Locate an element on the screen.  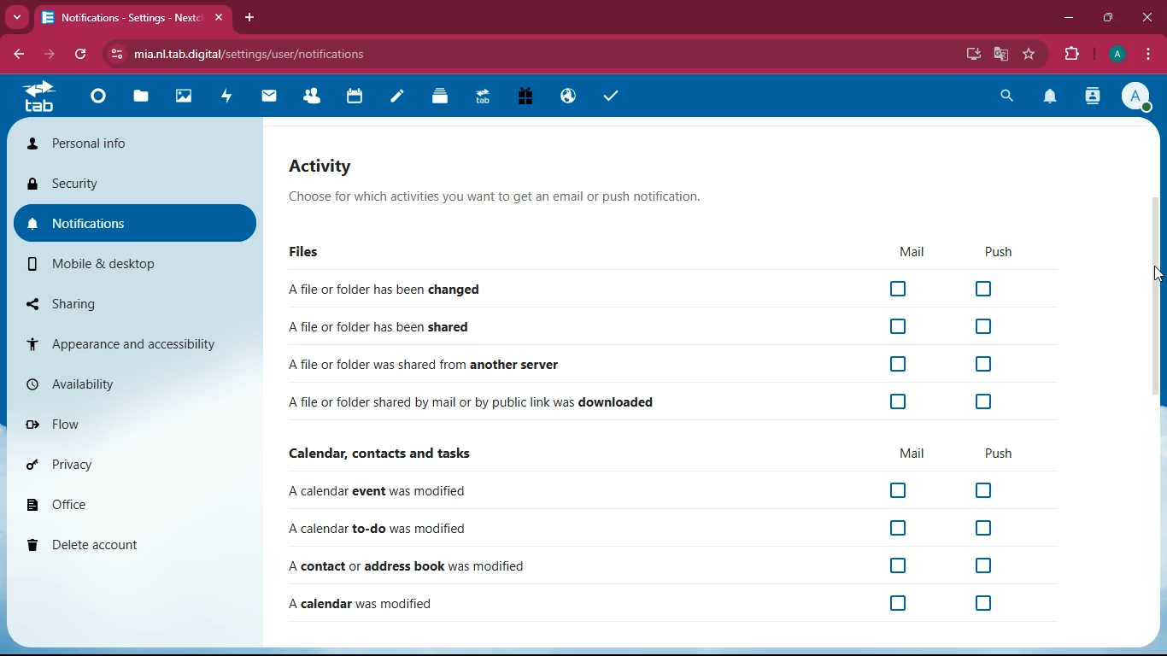
A contact or address book was modified is located at coordinates (646, 568).